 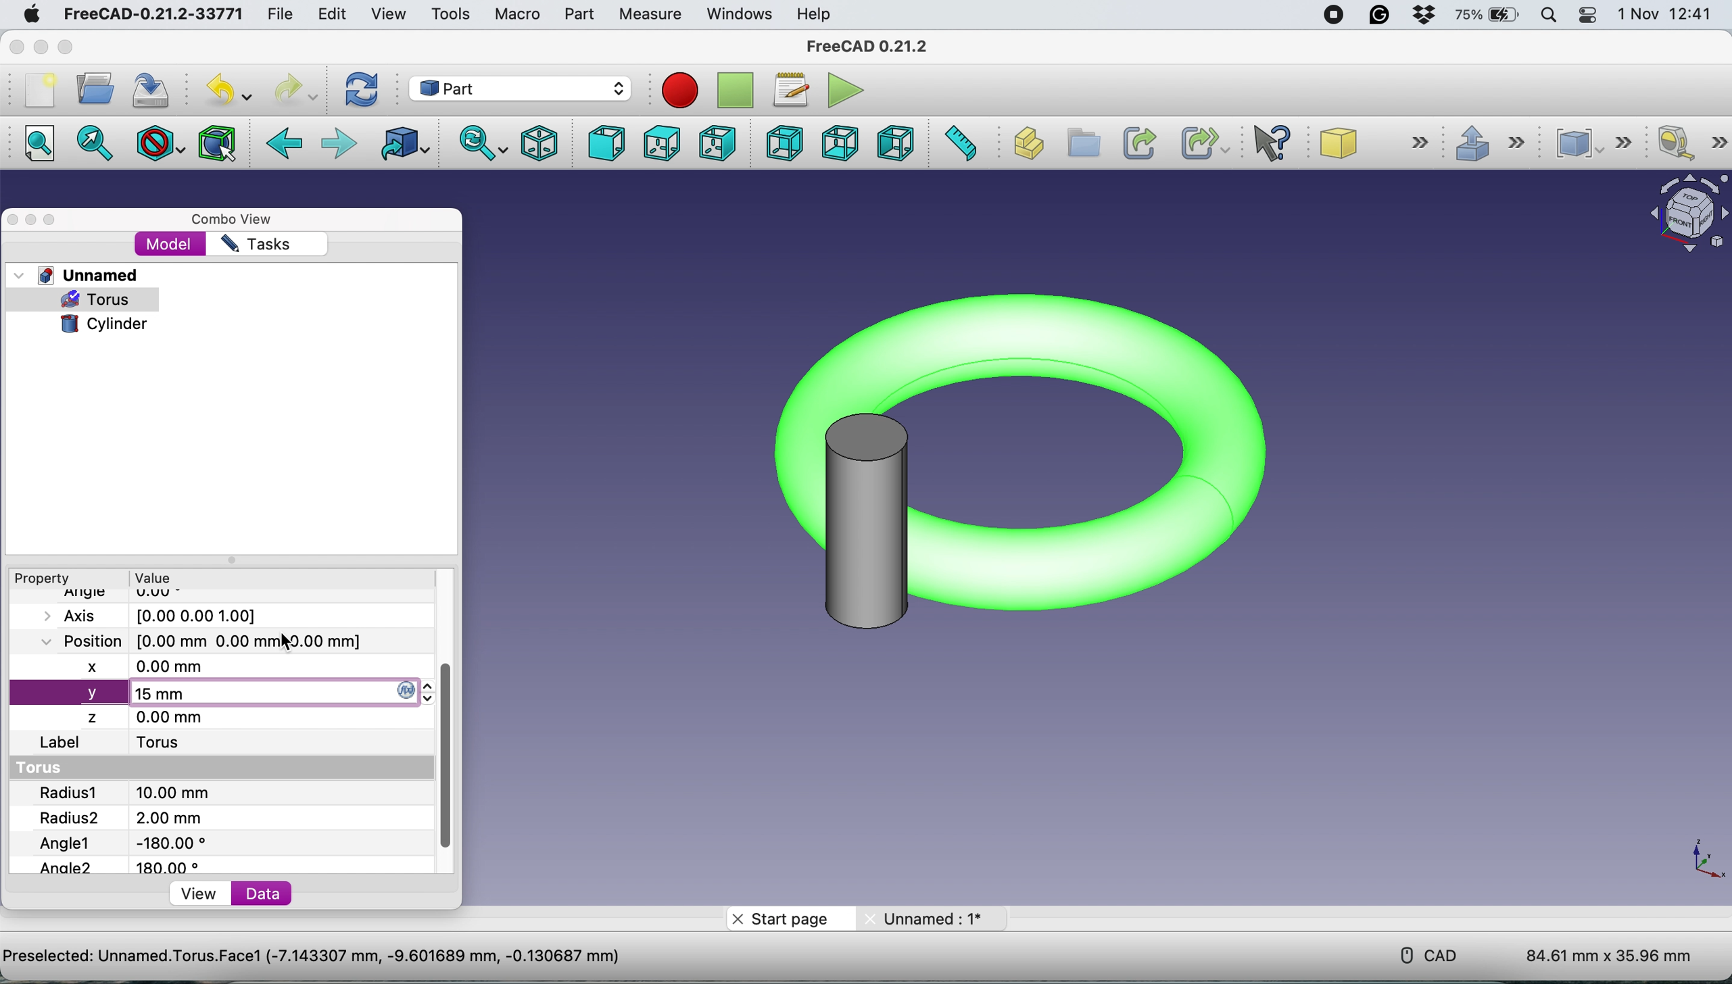 What do you see at coordinates (266, 894) in the screenshot?
I see `data` at bounding box center [266, 894].